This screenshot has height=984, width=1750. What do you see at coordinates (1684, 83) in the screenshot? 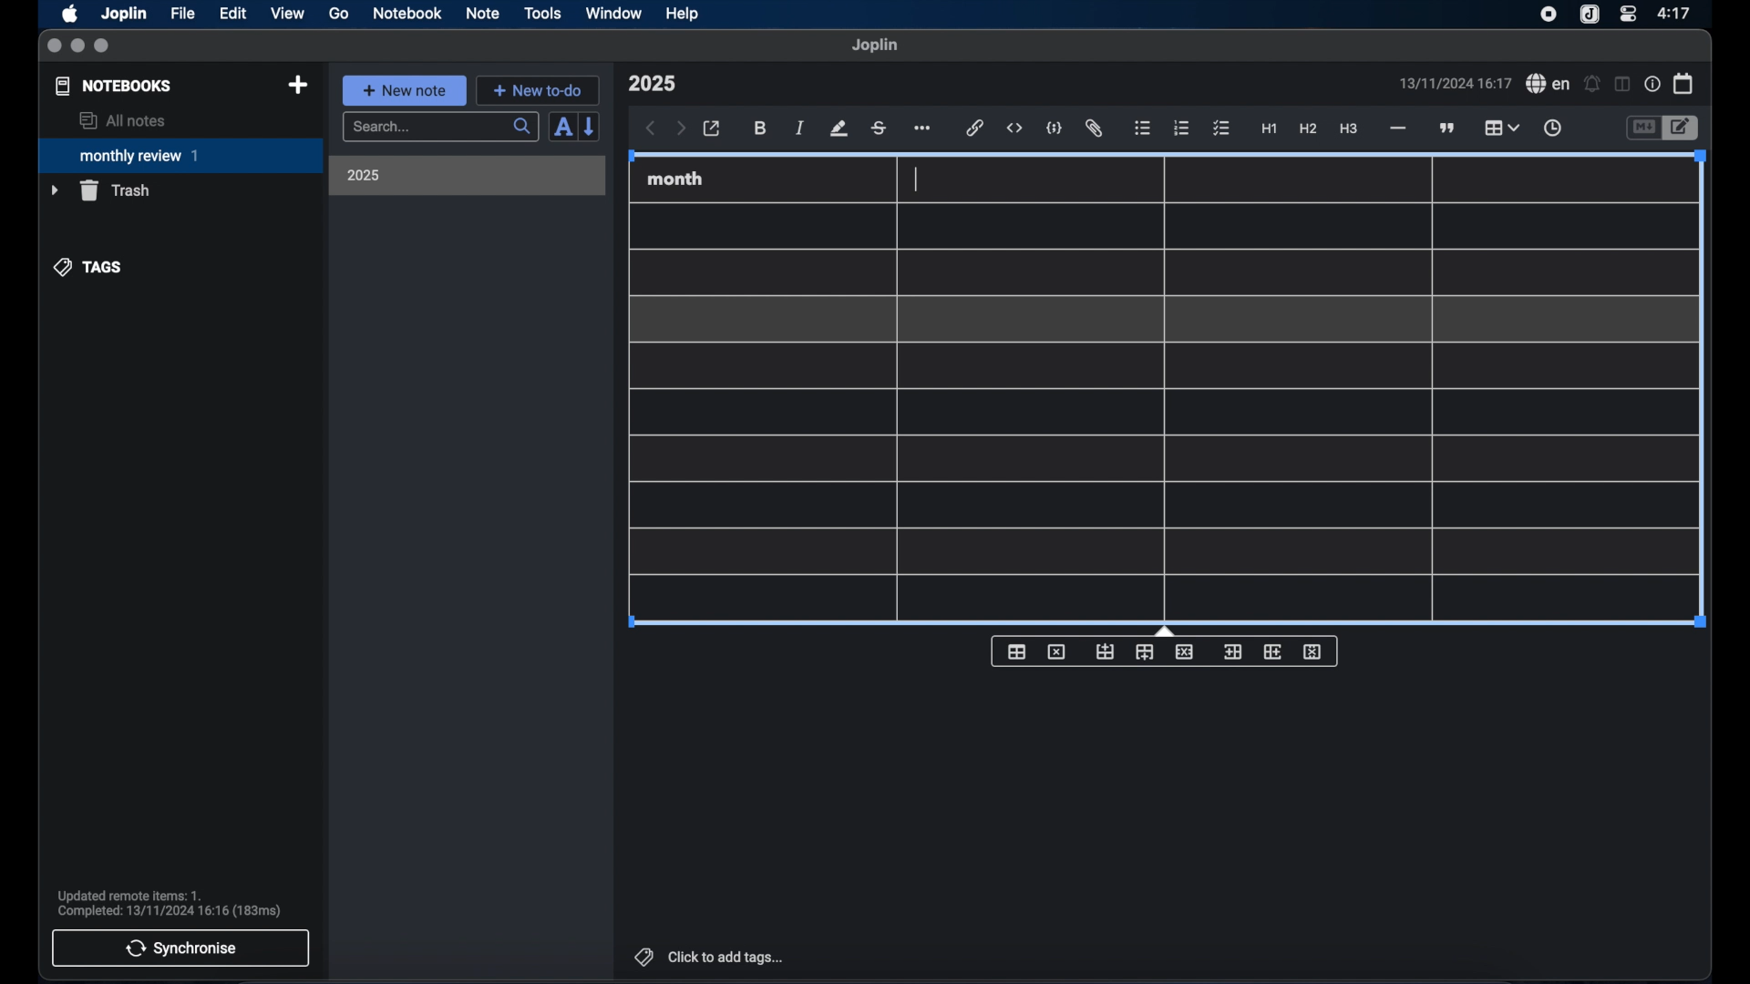
I see `calendar` at bounding box center [1684, 83].